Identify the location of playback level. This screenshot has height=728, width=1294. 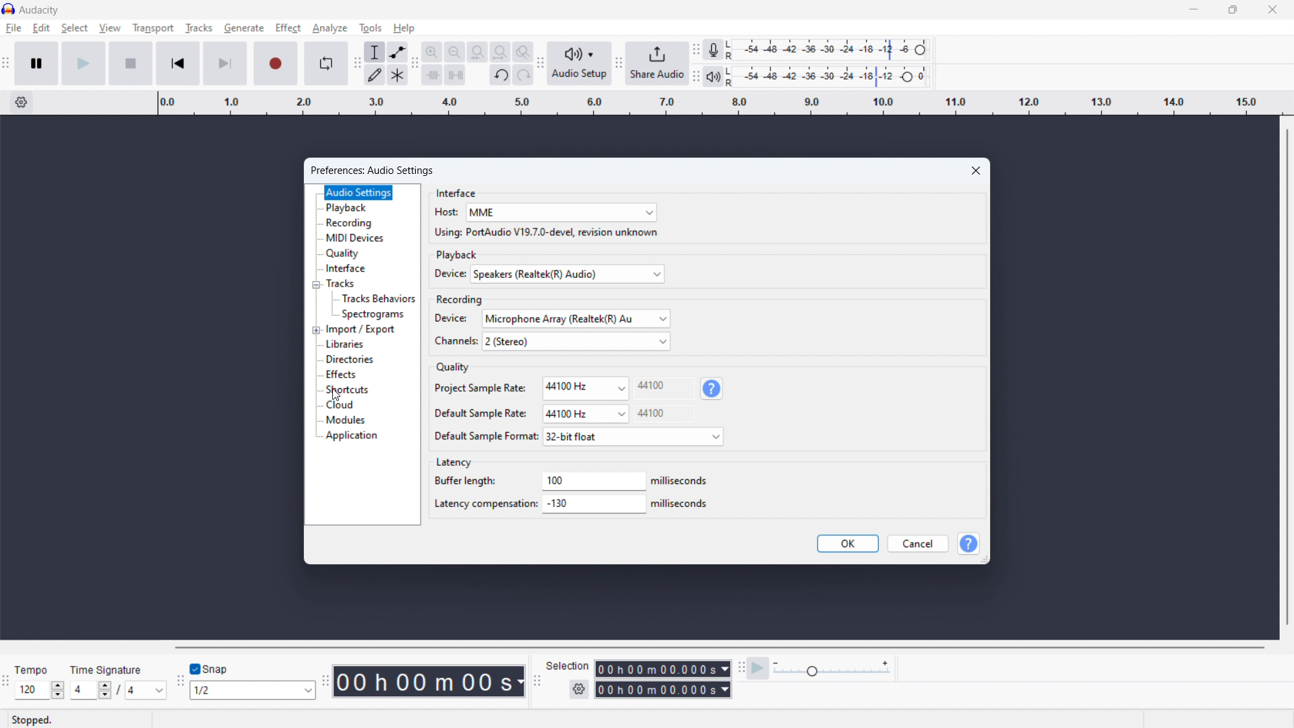
(812, 76).